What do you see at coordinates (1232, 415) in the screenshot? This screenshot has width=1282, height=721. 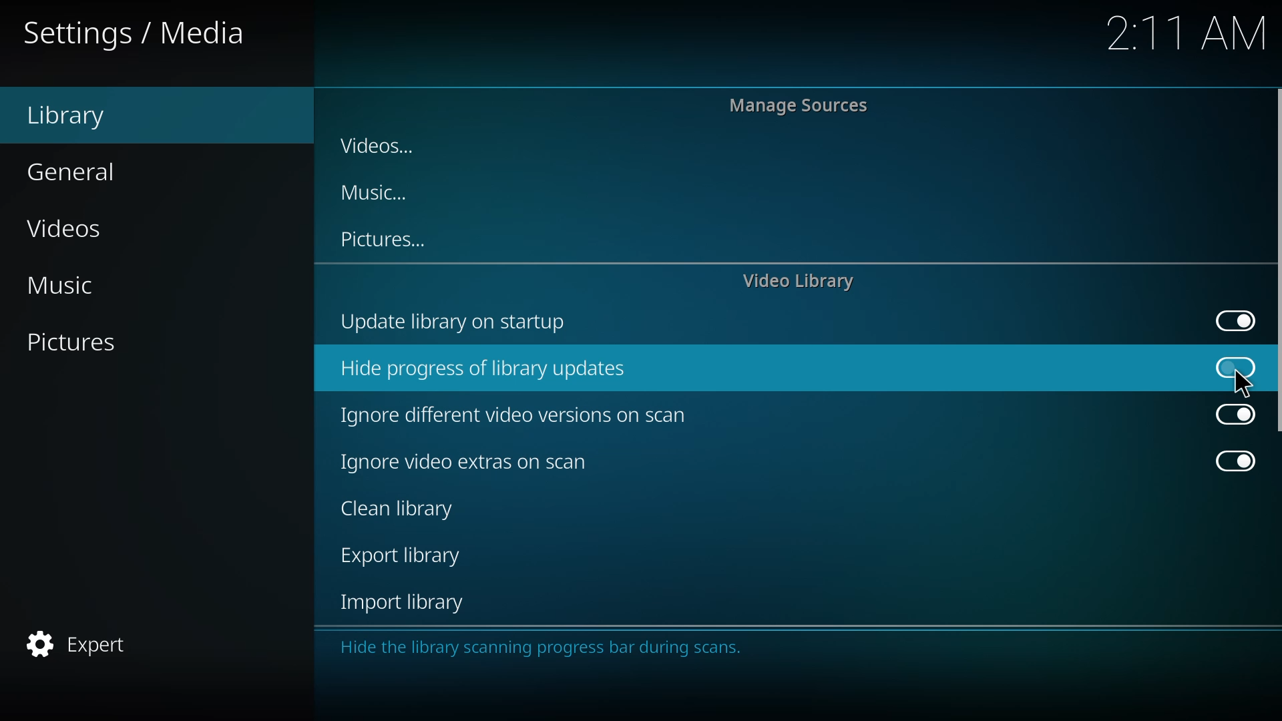 I see `enabled` at bounding box center [1232, 415].